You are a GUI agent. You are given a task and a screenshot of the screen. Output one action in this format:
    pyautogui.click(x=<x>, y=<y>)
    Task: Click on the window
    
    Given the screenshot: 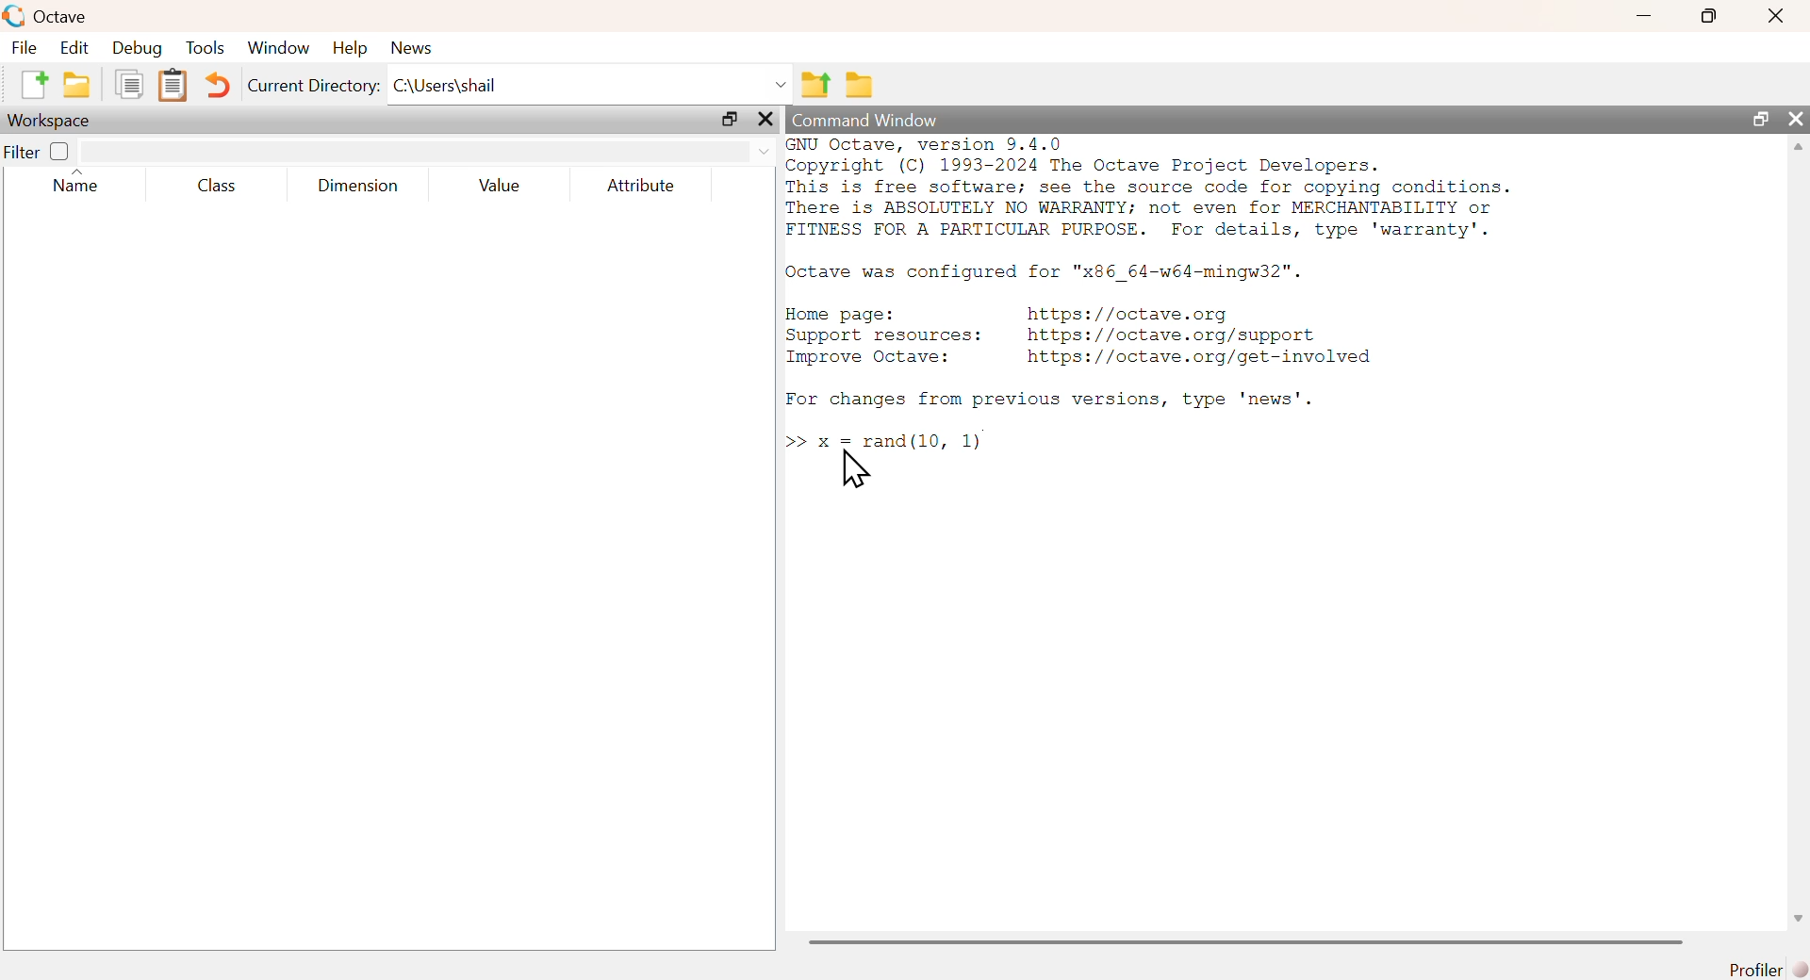 What is the action you would take?
    pyautogui.click(x=280, y=48)
    